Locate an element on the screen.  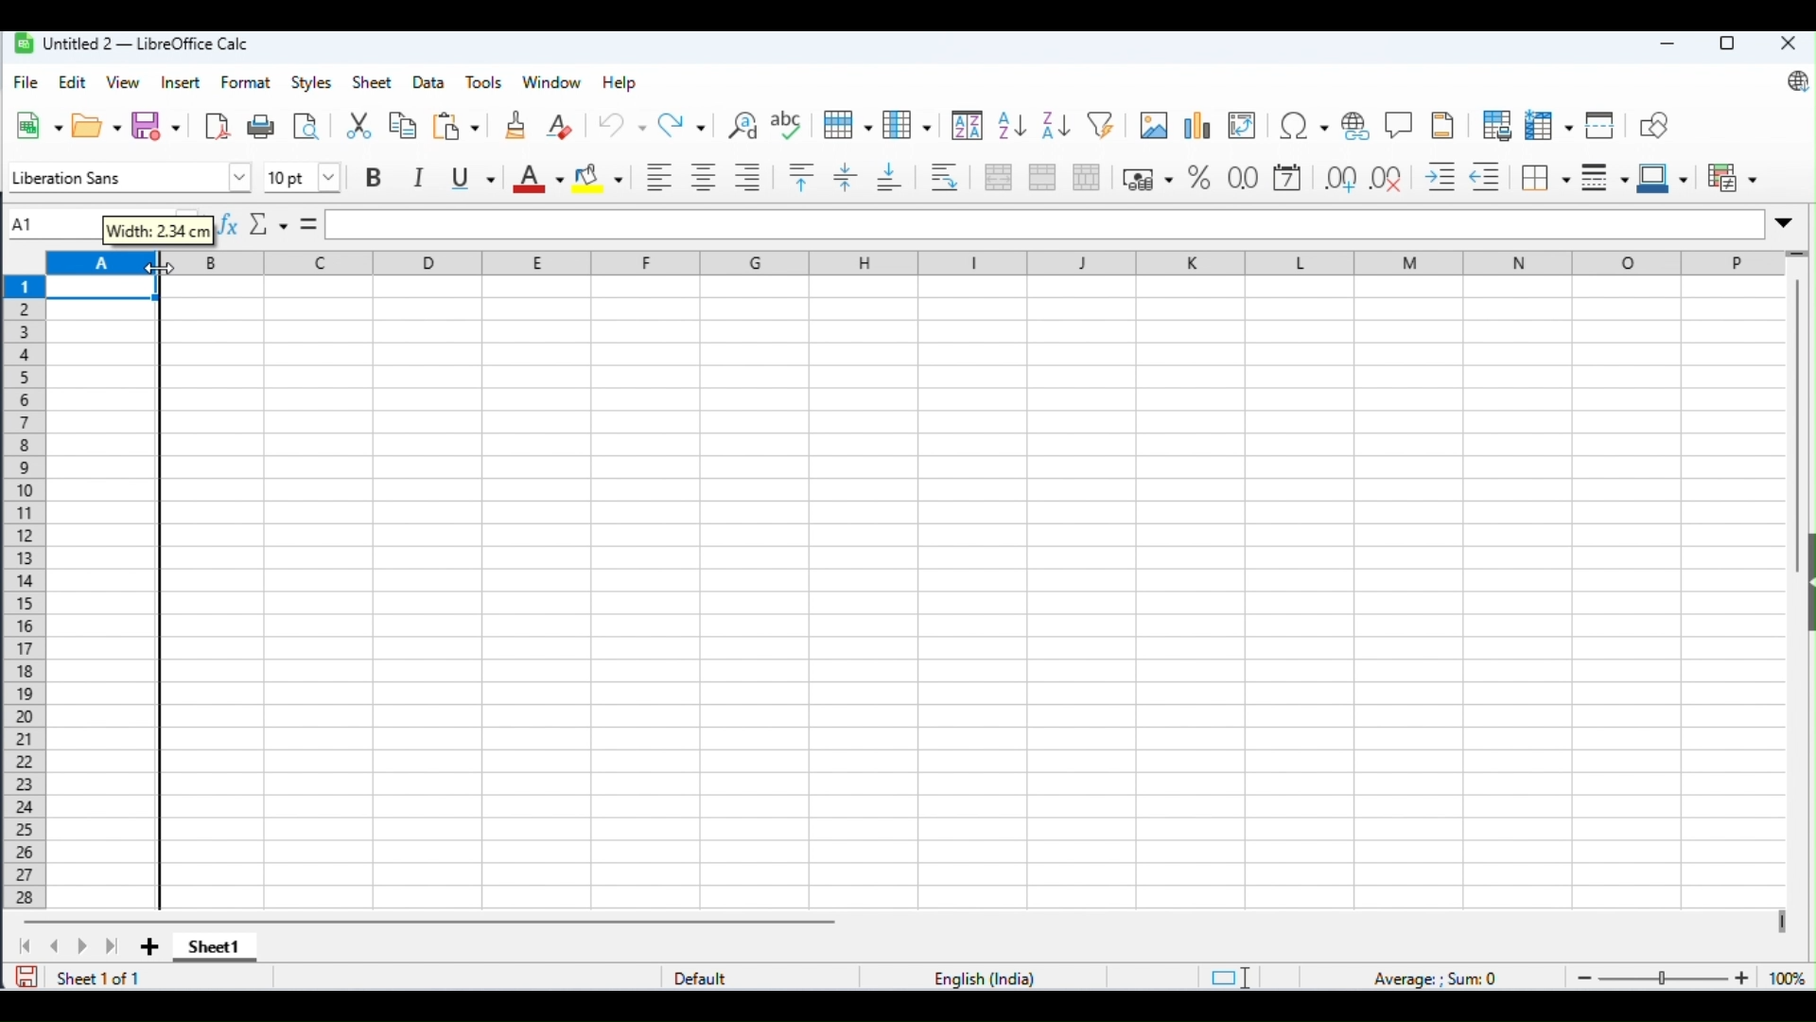
cursor movement is located at coordinates (161, 270).